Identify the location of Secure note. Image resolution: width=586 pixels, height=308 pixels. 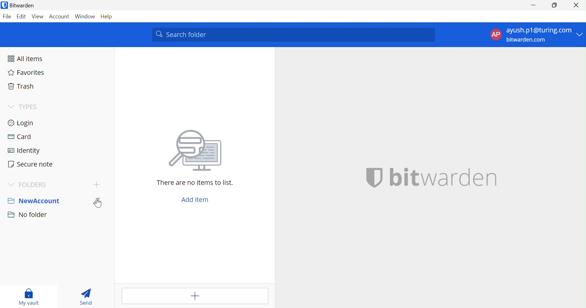
(32, 163).